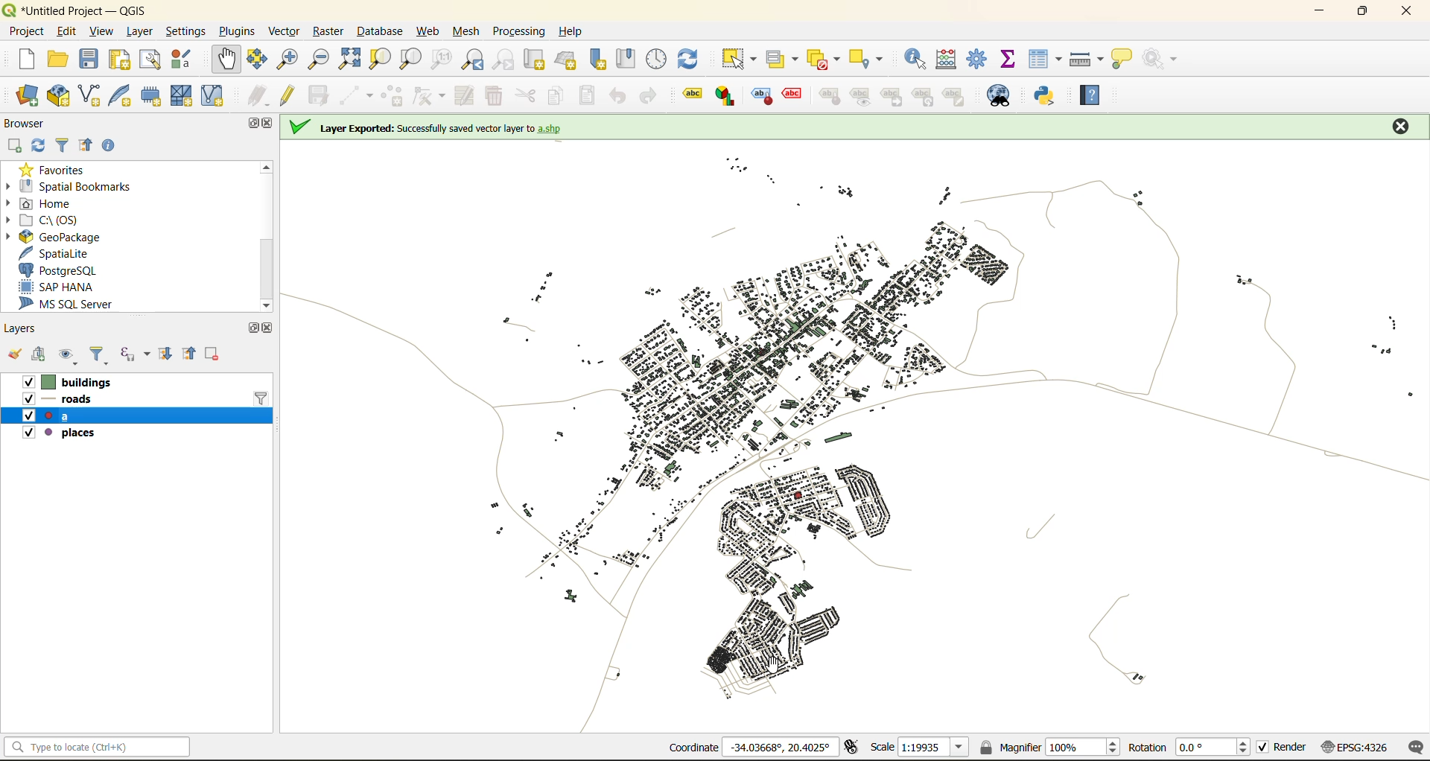 This screenshot has width=1430, height=761. What do you see at coordinates (89, 57) in the screenshot?
I see `save` at bounding box center [89, 57].